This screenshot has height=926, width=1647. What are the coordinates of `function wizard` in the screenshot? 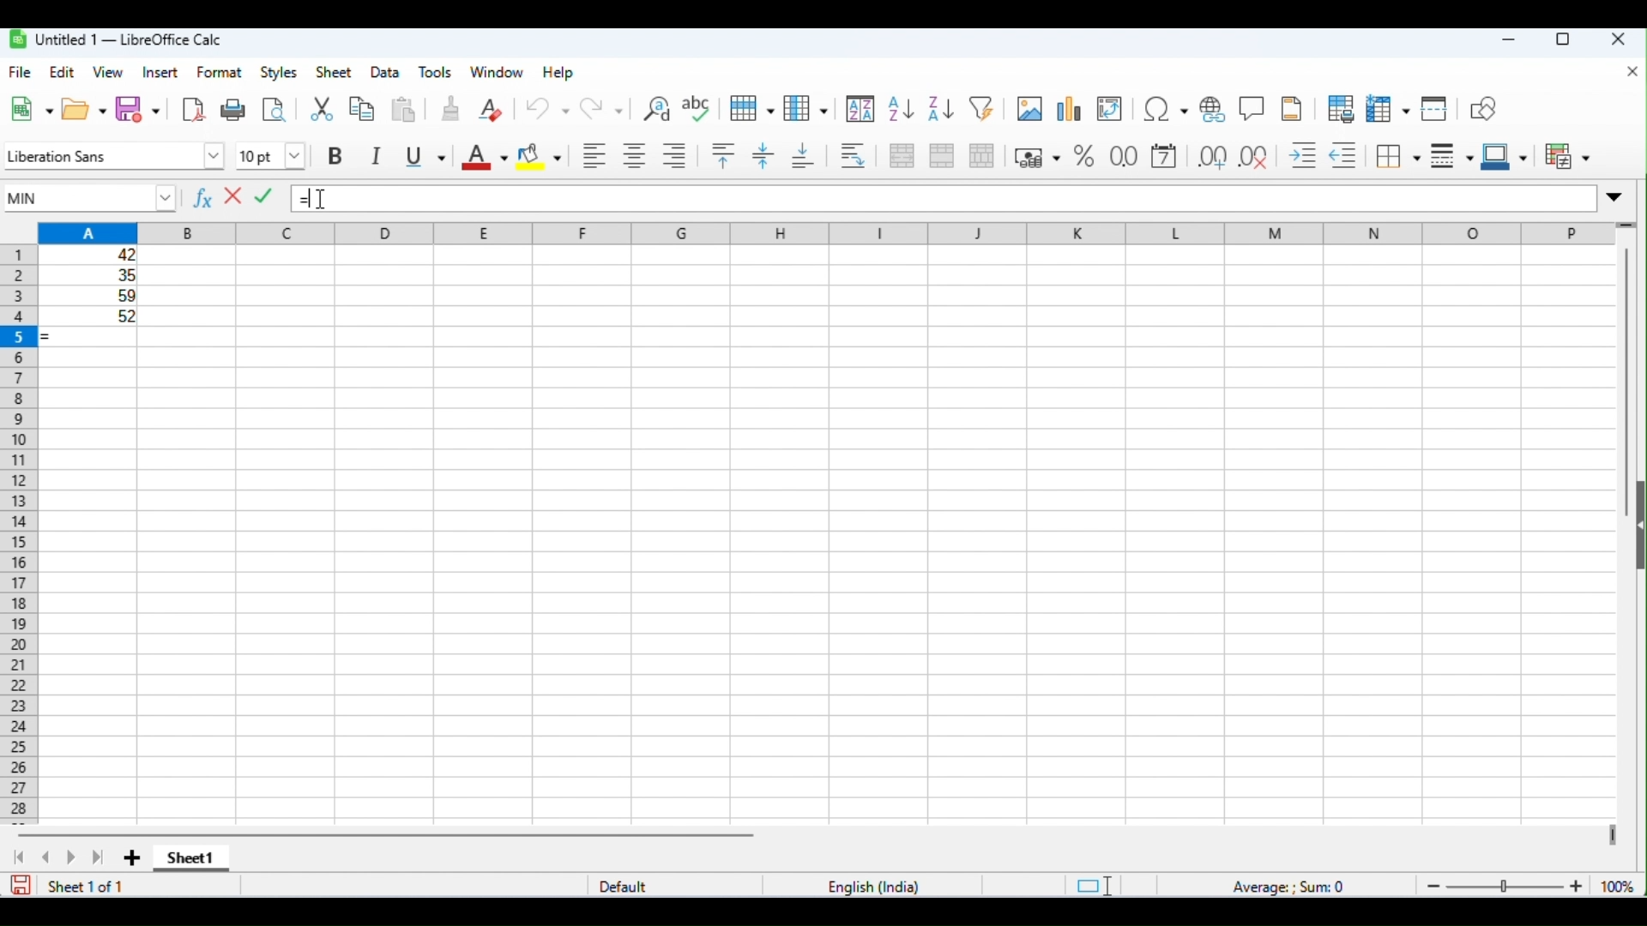 It's located at (205, 200).